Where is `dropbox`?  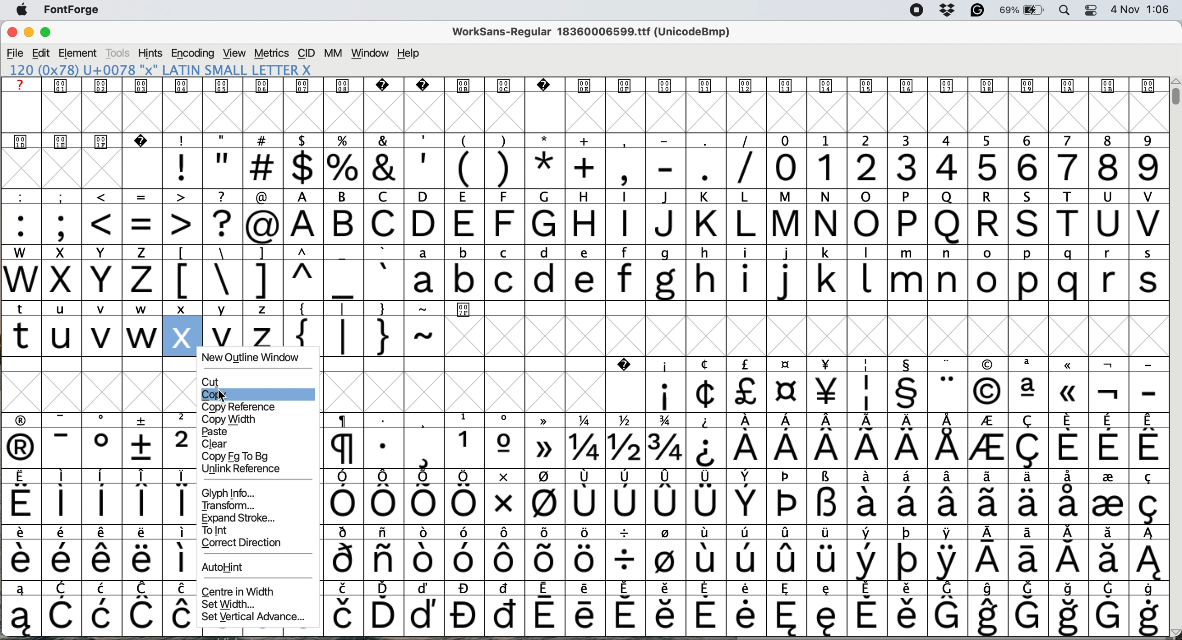 dropbox is located at coordinates (946, 11).